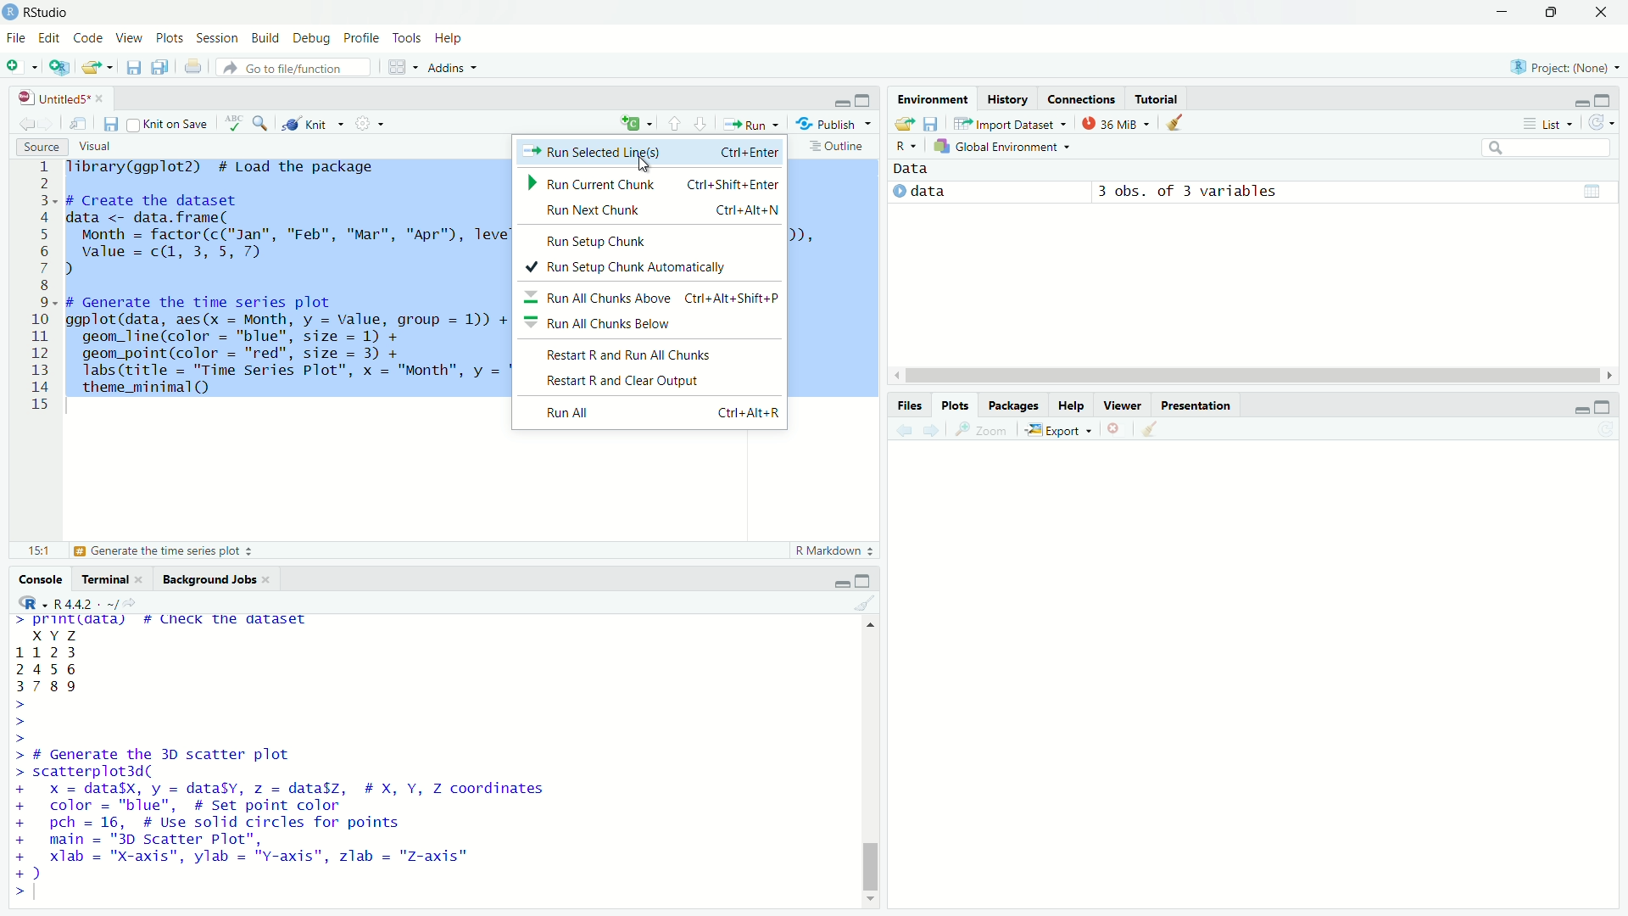 The image size is (1628, 916). What do you see at coordinates (1554, 12) in the screenshot?
I see `maximize` at bounding box center [1554, 12].